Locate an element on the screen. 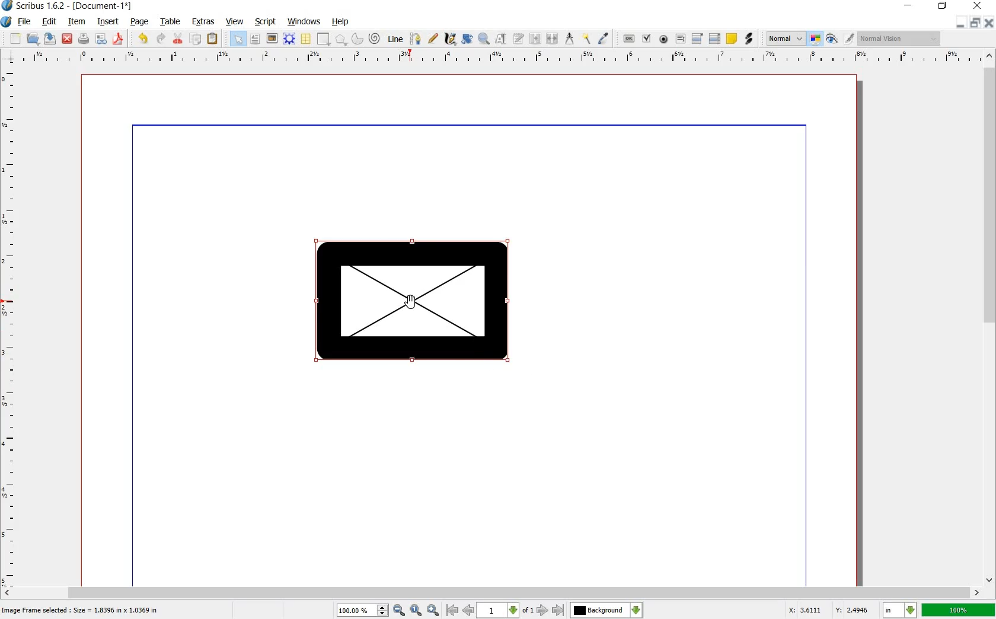 This screenshot has height=619, width=996. unlink text frames is located at coordinates (553, 37).